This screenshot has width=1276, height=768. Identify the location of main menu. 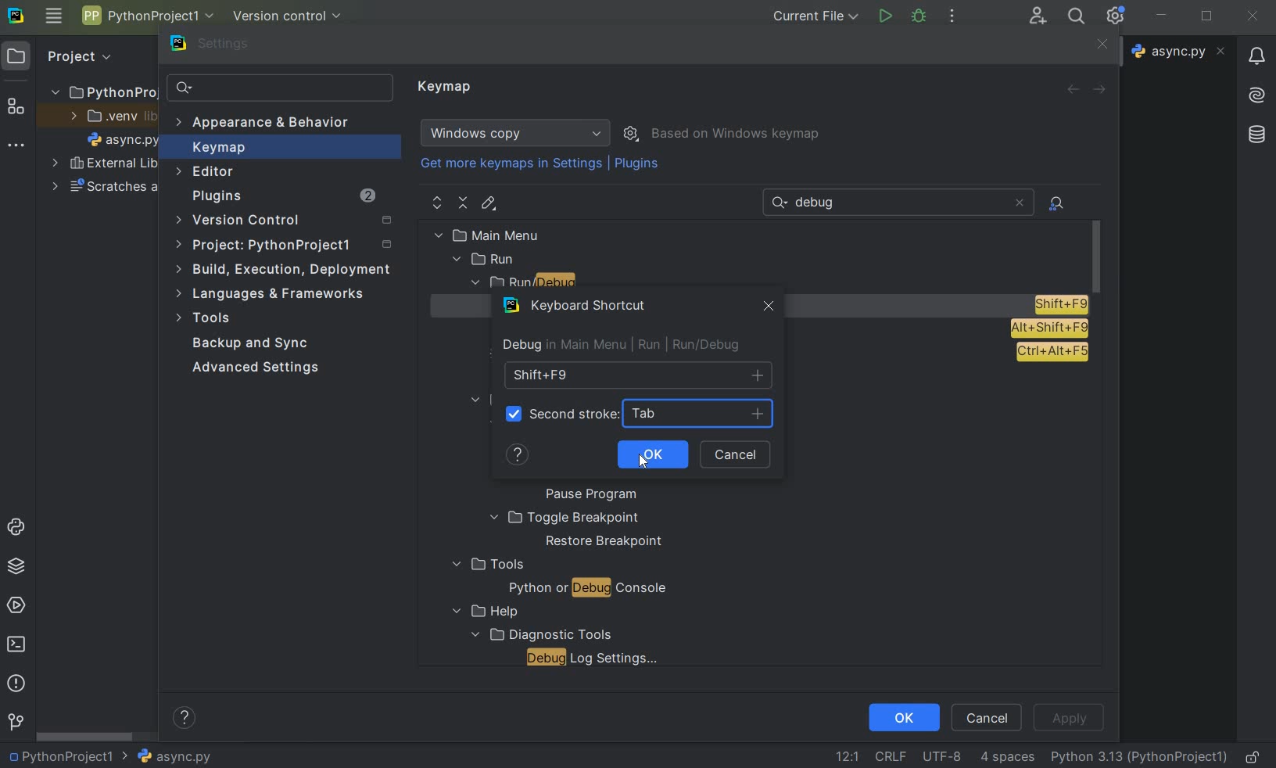
(521, 235).